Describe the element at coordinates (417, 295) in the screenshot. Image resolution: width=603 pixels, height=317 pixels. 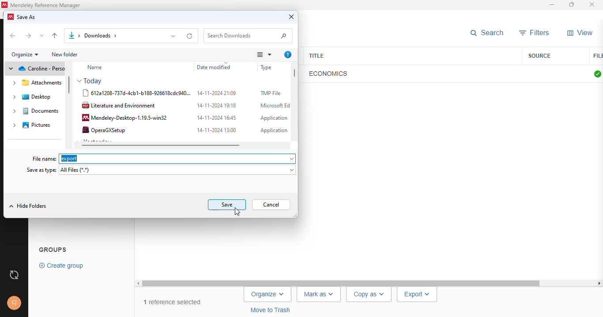
I see `export` at that location.